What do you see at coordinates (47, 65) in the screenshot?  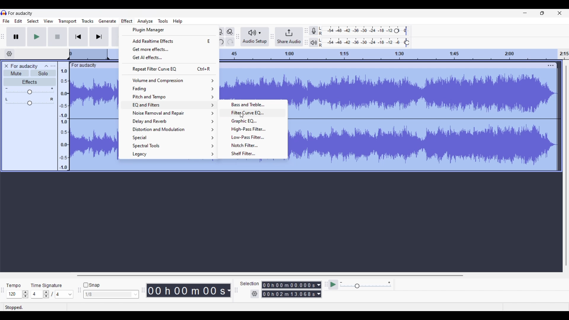 I see `Collapse` at bounding box center [47, 65].